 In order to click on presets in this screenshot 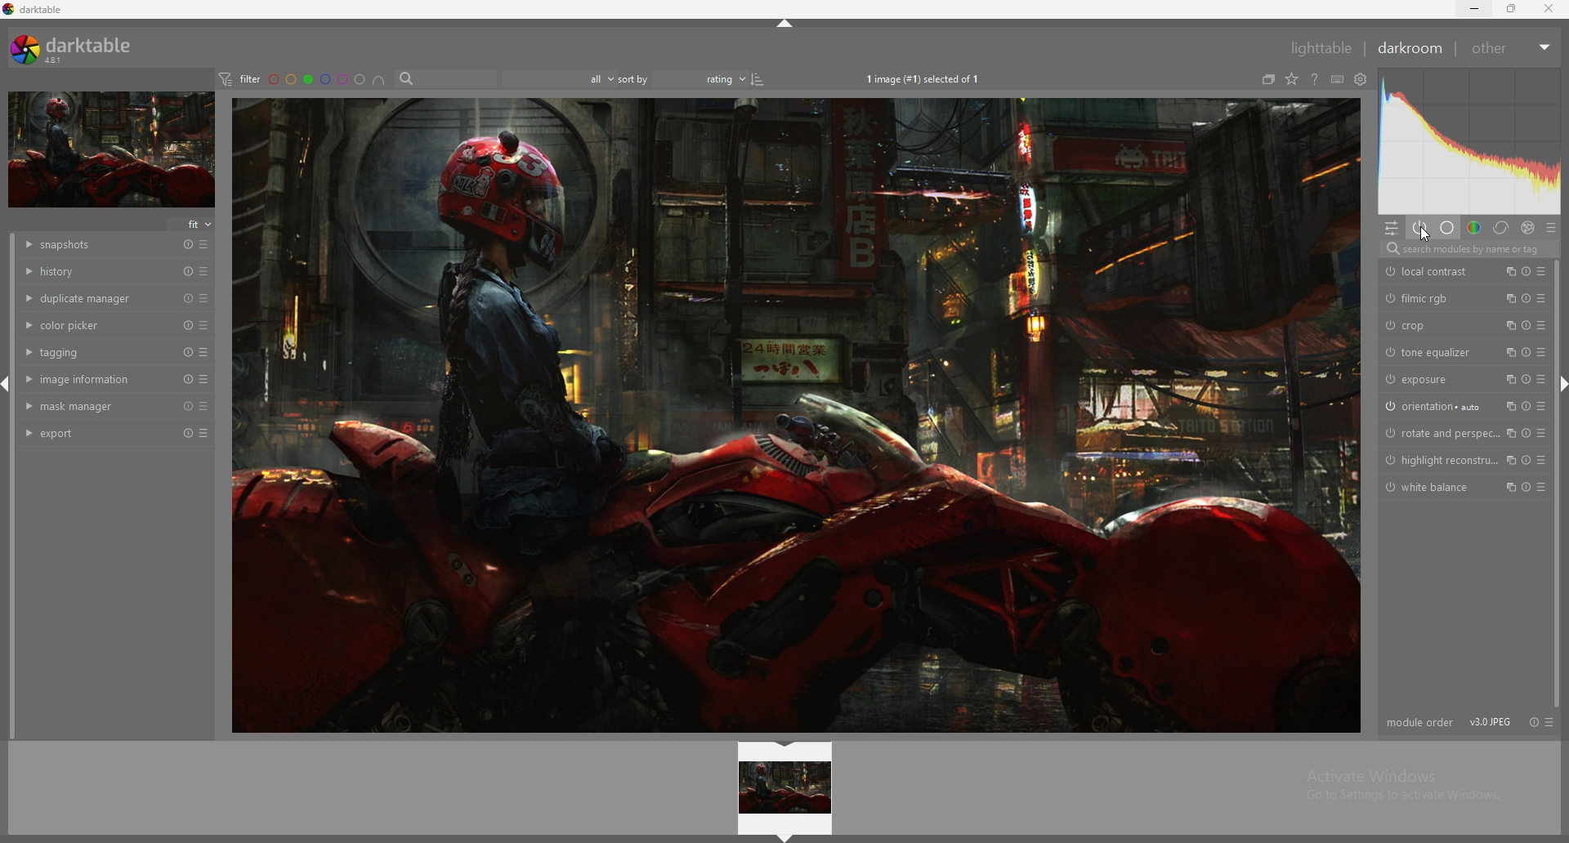, I will do `click(1541, 272)`.